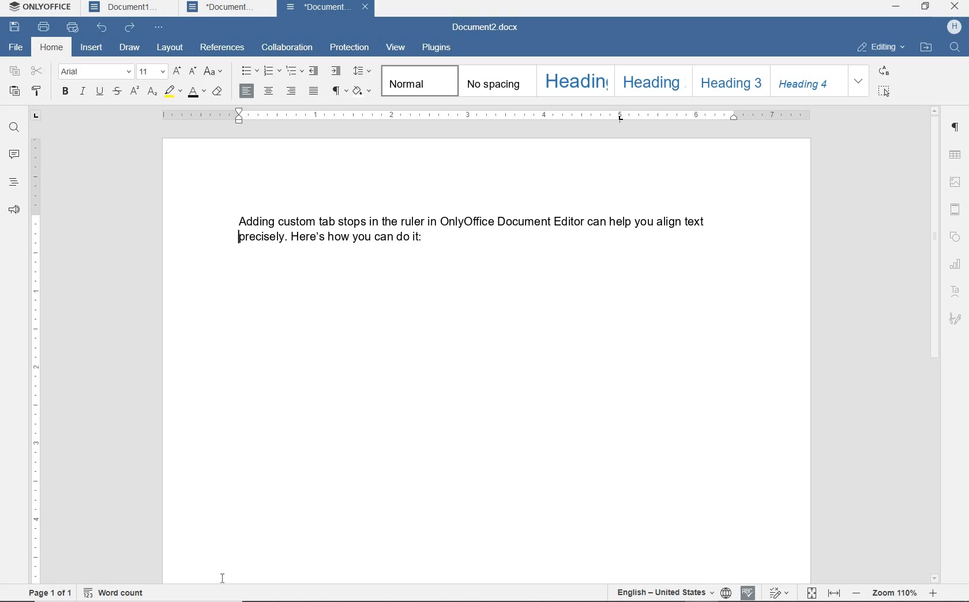 Image resolution: width=969 pixels, height=602 pixels. What do you see at coordinates (172, 47) in the screenshot?
I see `layout` at bounding box center [172, 47].